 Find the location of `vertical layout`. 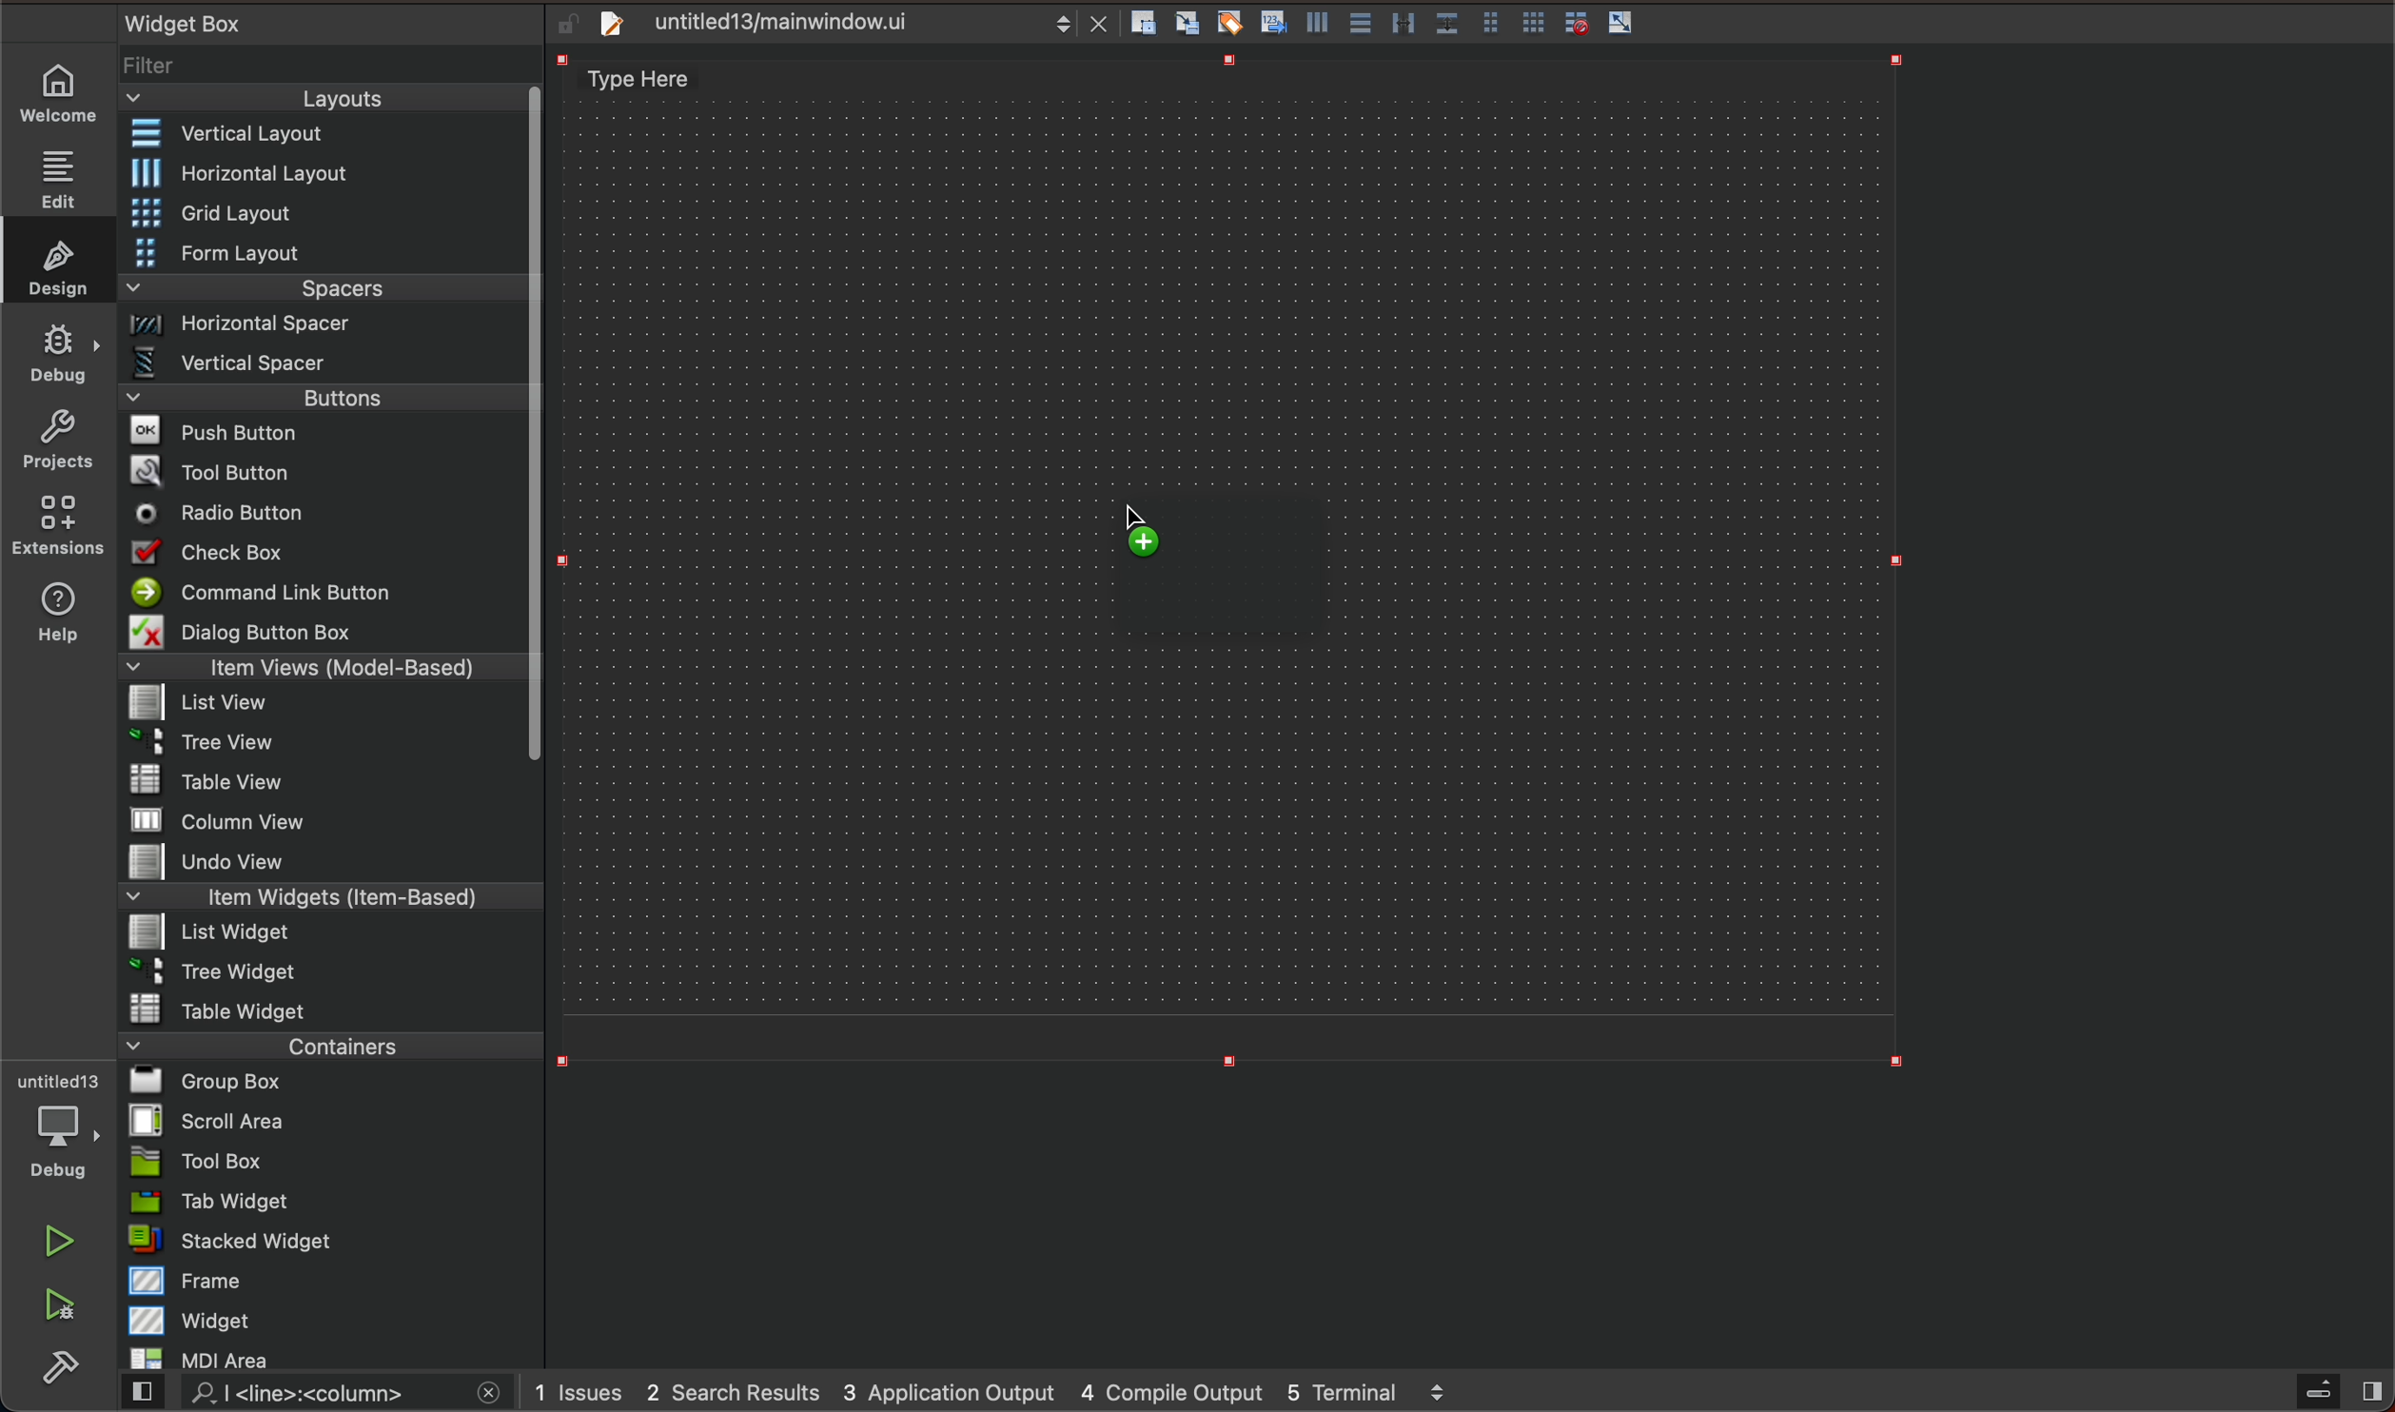

vertical layout is located at coordinates (323, 133).